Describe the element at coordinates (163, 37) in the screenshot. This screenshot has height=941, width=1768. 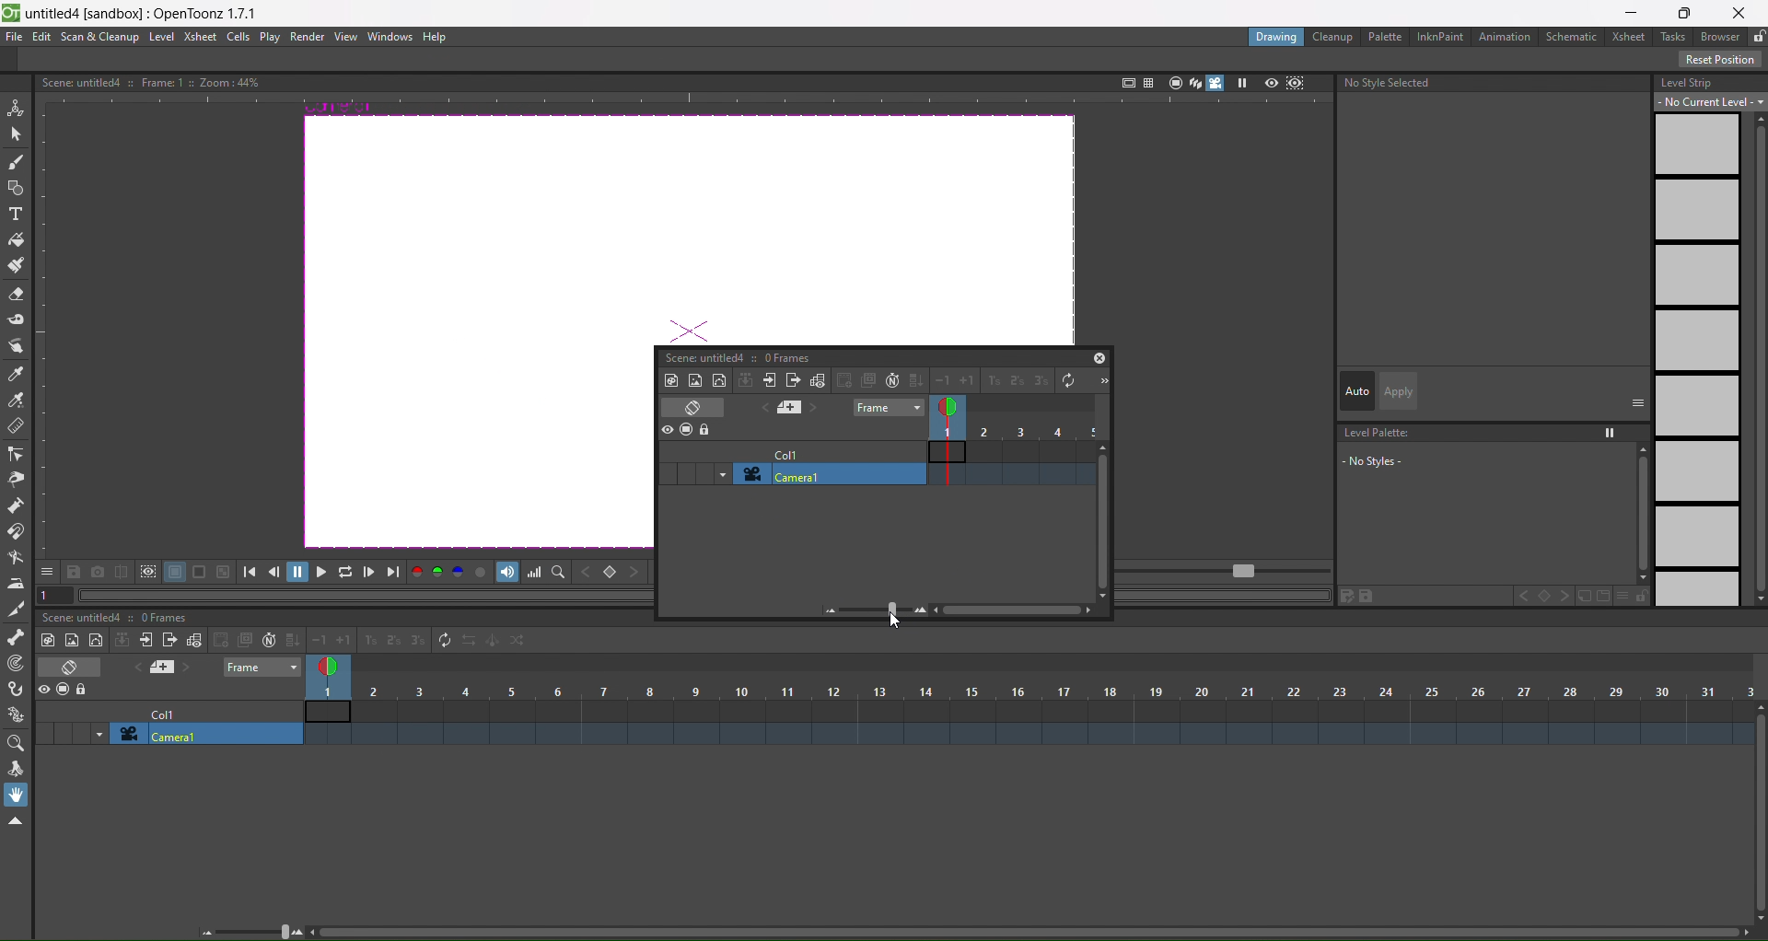
I see `level` at that location.